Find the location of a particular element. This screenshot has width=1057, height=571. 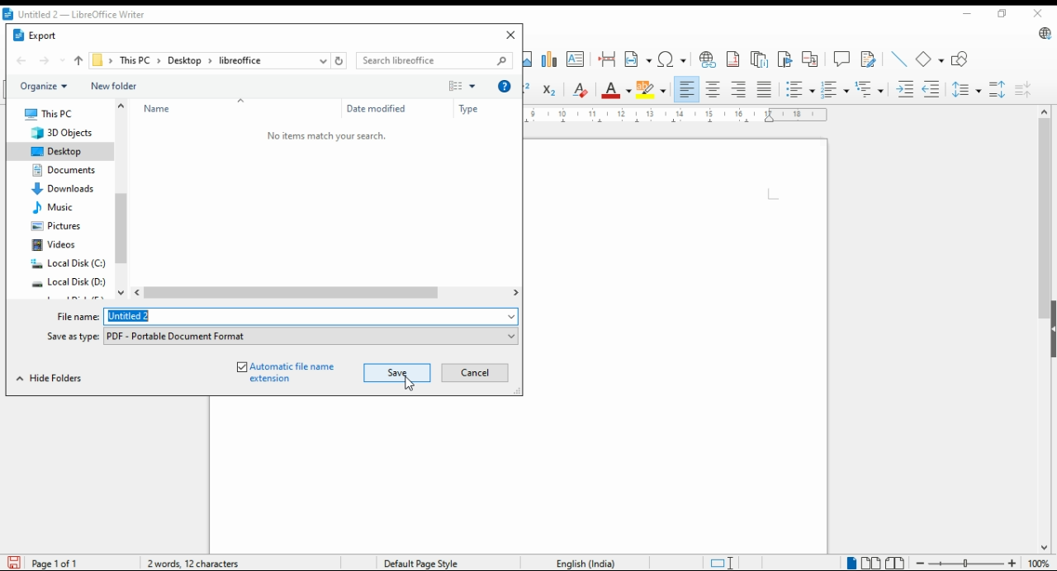

book view is located at coordinates (893, 564).